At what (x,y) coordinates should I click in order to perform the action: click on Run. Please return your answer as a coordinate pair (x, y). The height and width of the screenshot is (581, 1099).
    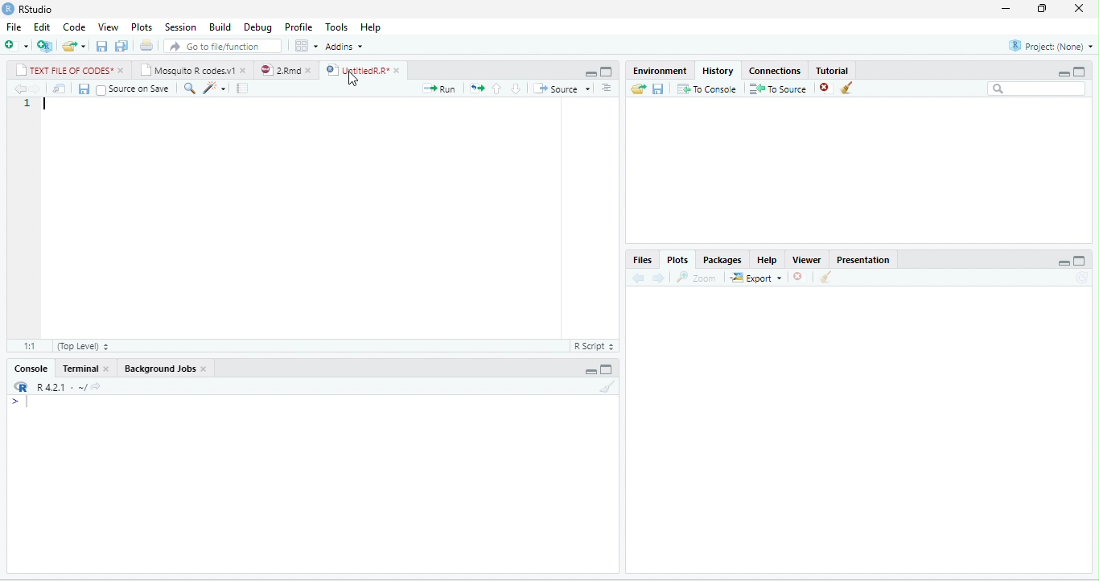
    Looking at the image, I should click on (438, 89).